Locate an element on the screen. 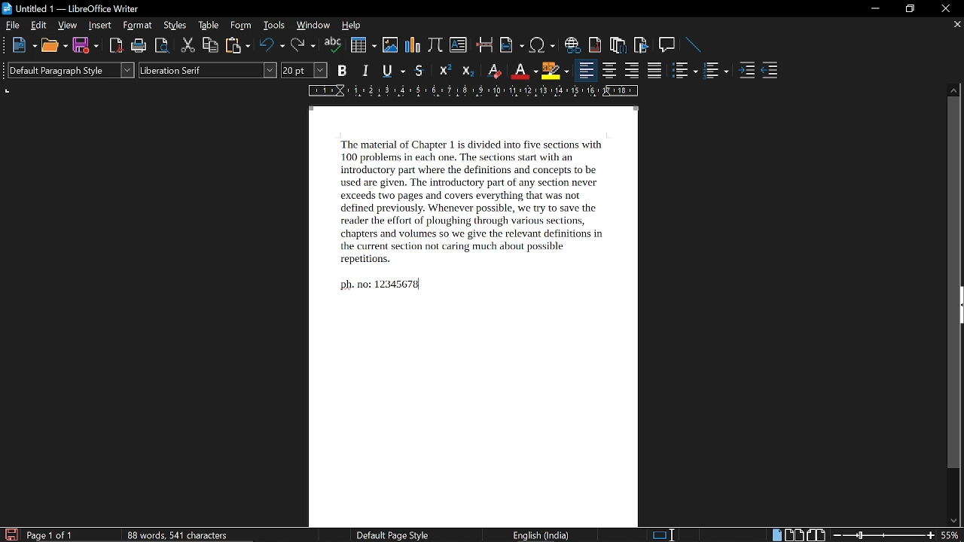  form is located at coordinates (243, 26).